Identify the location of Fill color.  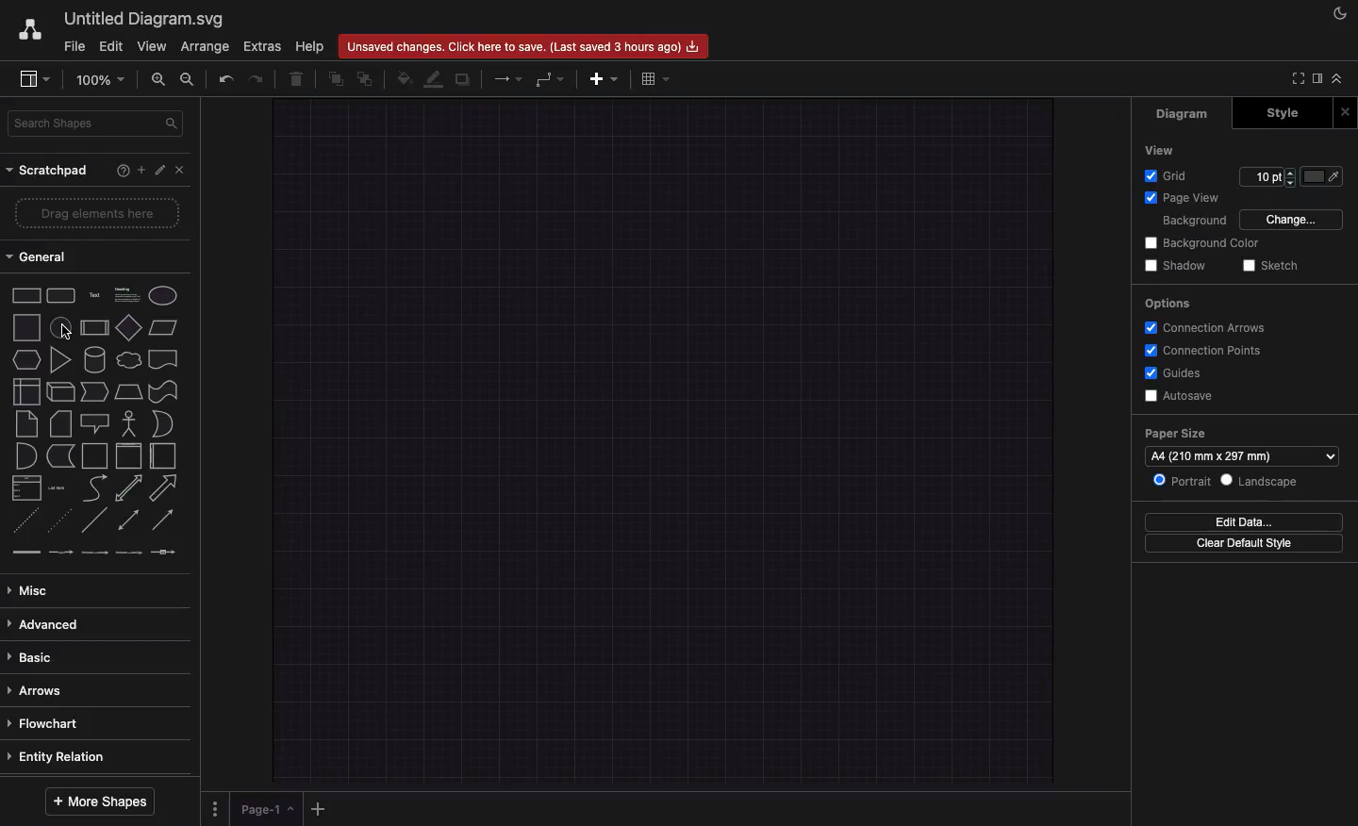
(1330, 174).